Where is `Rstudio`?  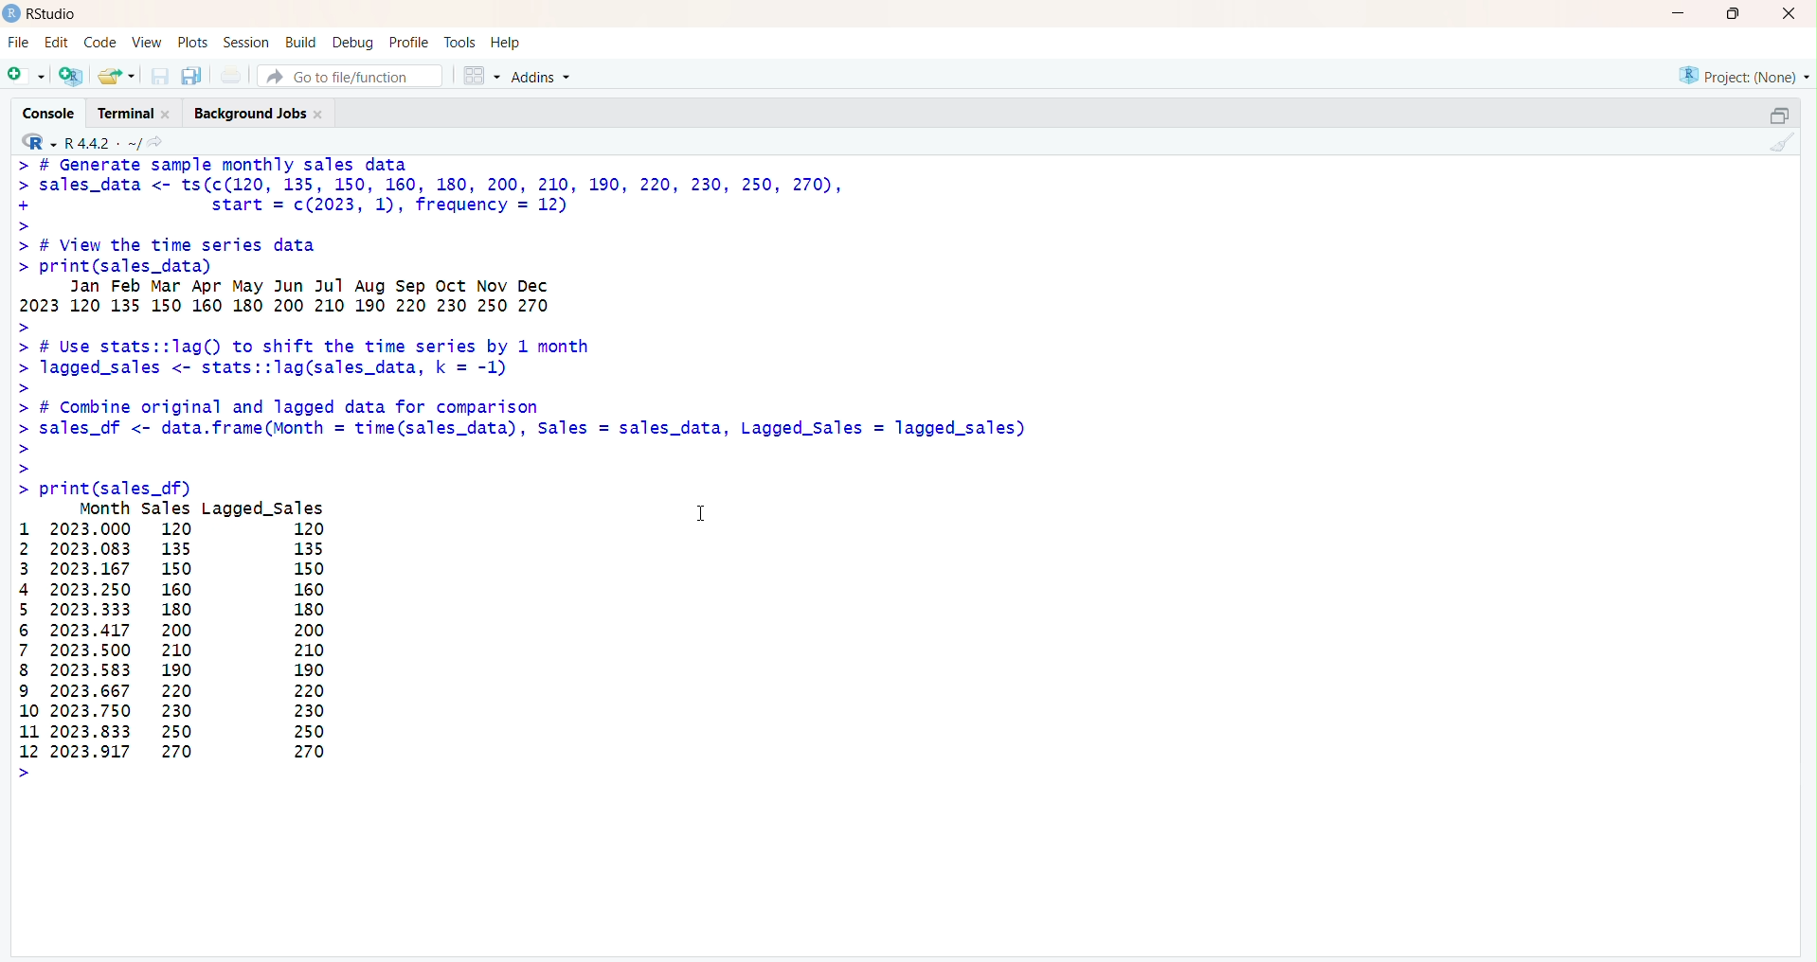
Rstudio is located at coordinates (42, 14).